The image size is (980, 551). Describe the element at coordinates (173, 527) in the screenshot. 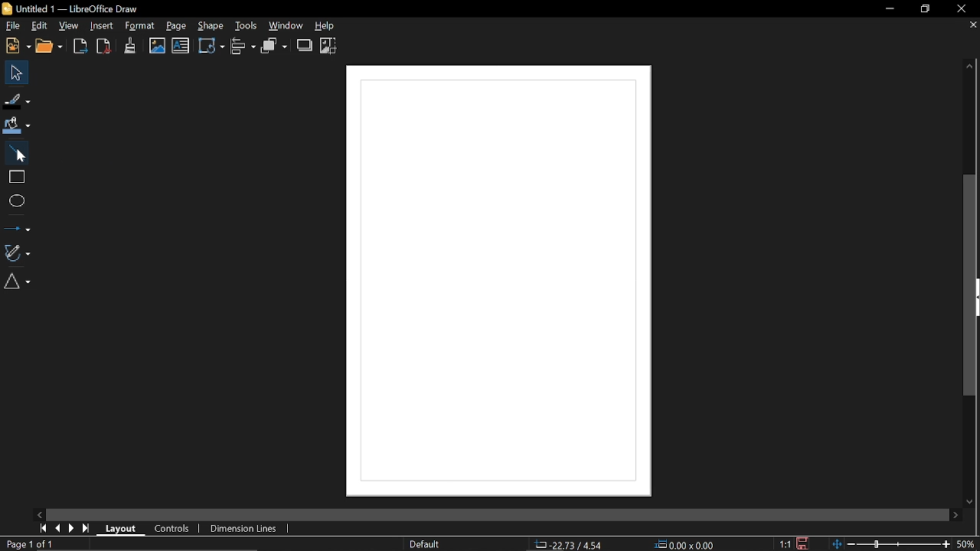

I see `COntrols` at that location.